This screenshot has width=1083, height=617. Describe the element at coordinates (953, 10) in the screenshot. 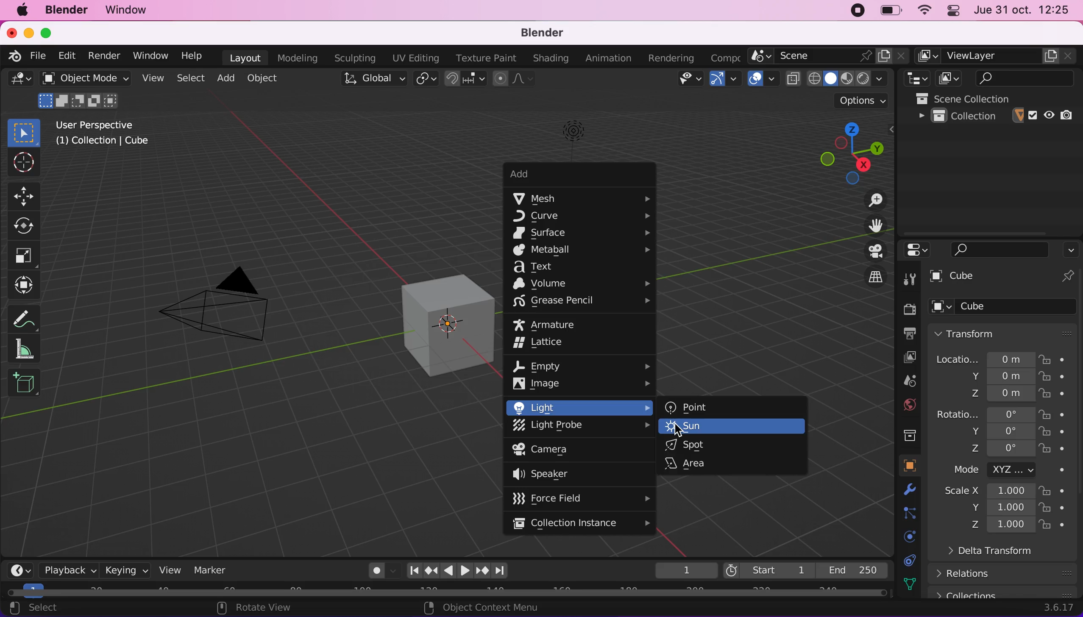

I see `panel control` at that location.